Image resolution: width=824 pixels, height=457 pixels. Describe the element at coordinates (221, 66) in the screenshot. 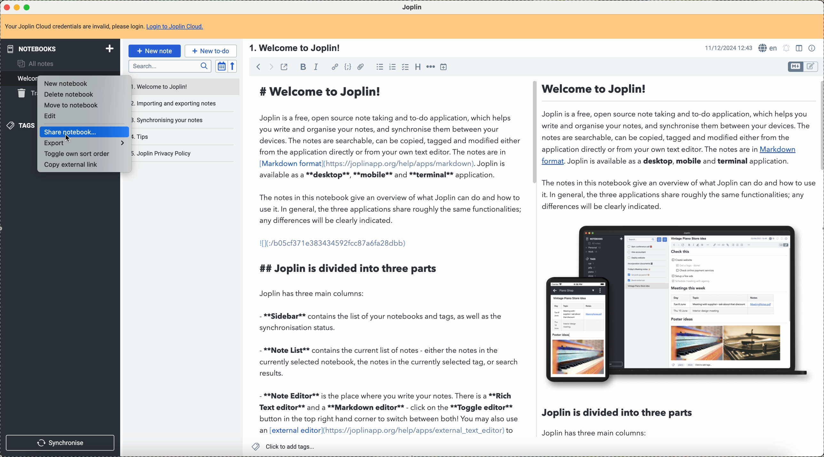

I see `toggle sort order field` at that location.